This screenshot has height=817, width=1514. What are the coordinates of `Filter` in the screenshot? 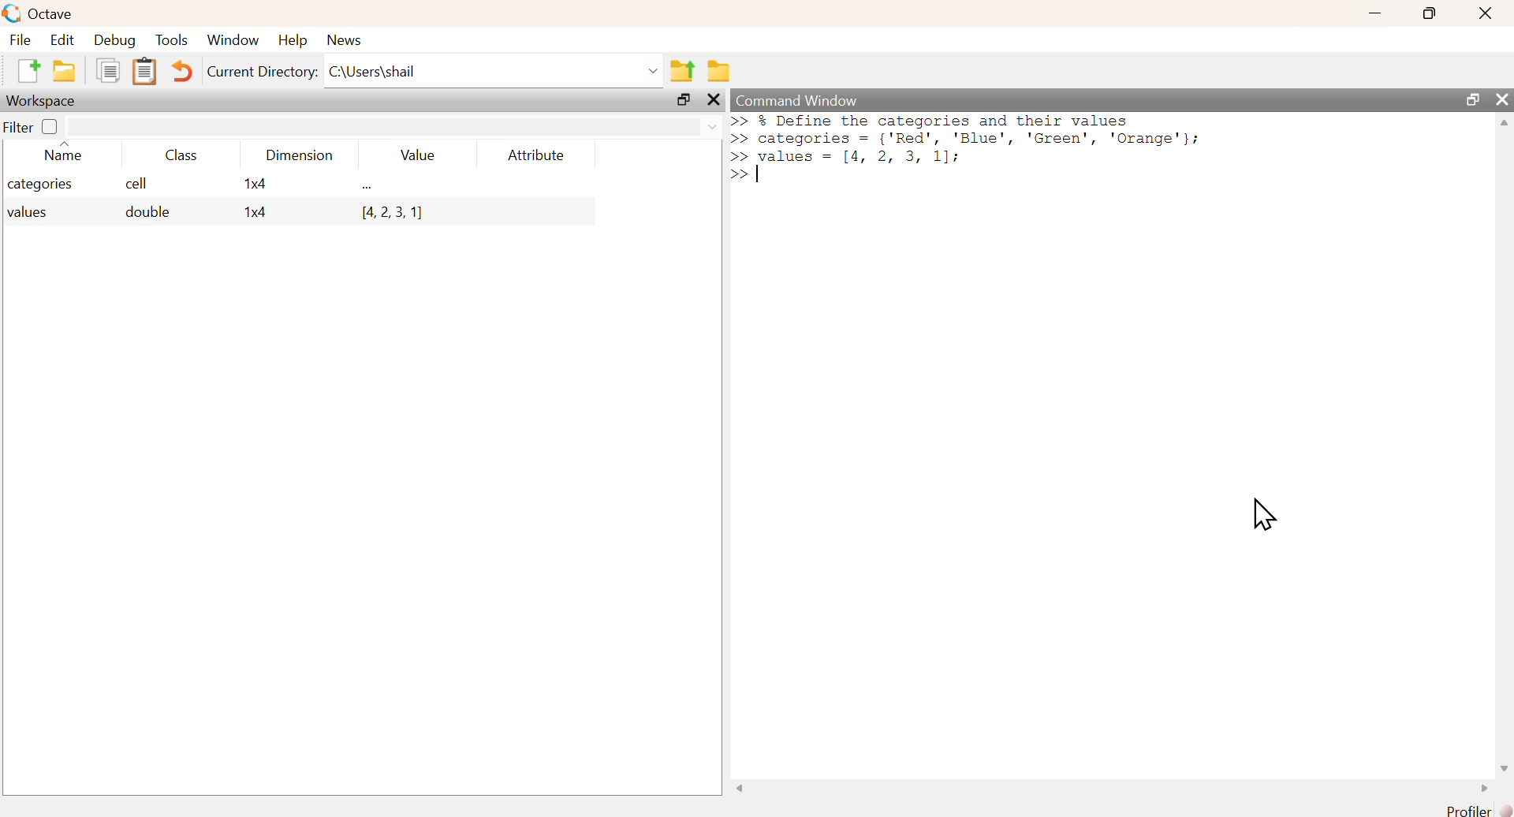 It's located at (33, 125).